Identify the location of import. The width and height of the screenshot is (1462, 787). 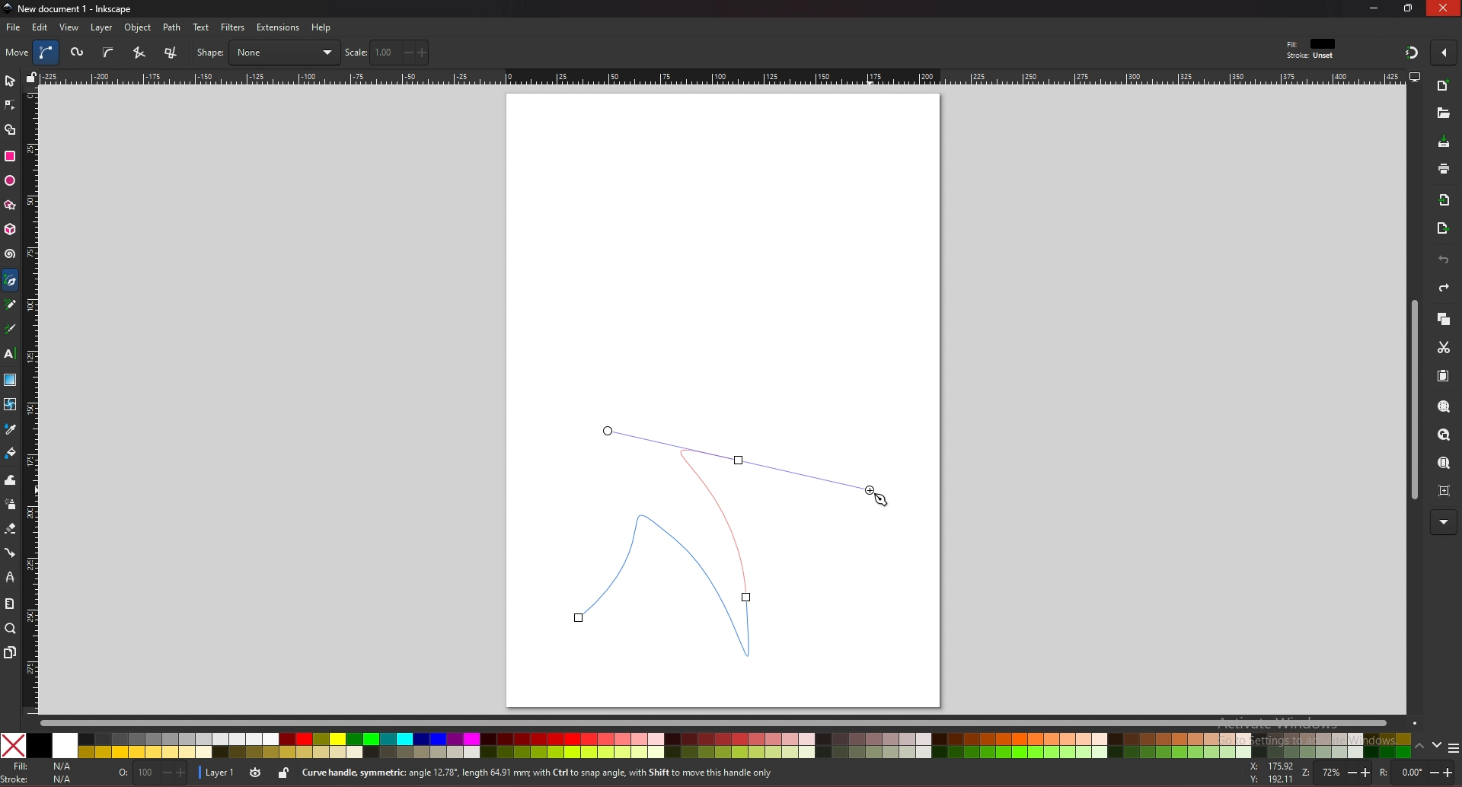
(1448, 200).